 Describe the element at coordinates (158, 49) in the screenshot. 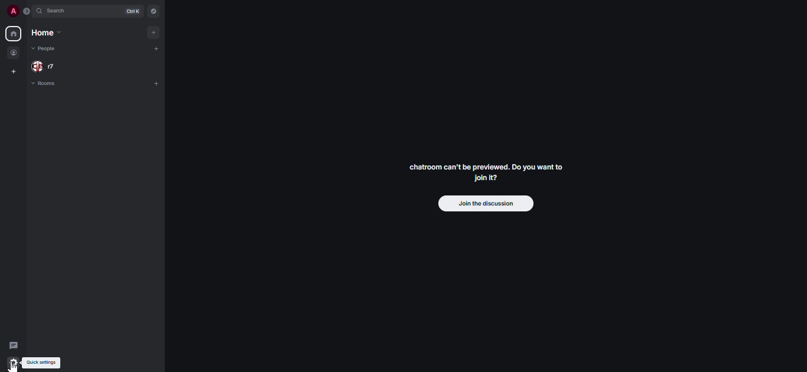

I see `add` at that location.